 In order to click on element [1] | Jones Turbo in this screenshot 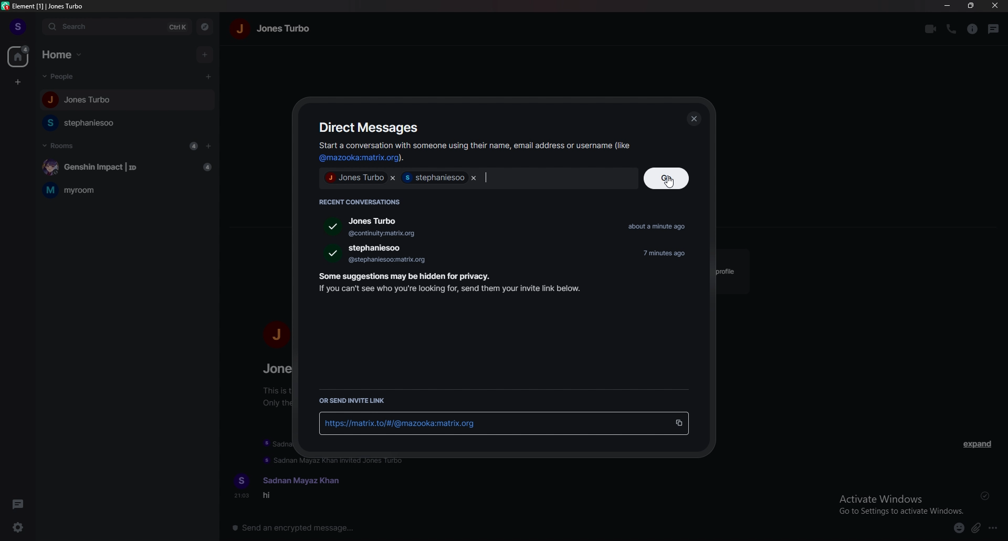, I will do `click(44, 6)`.